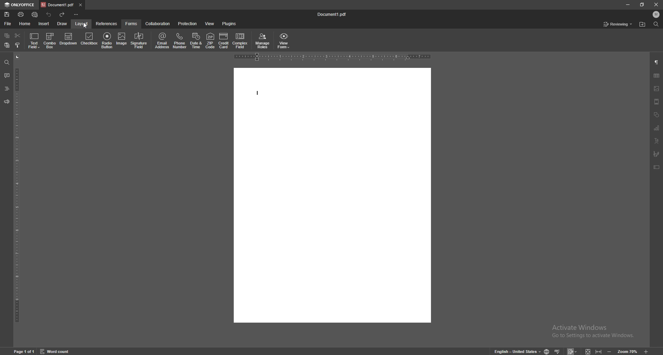 The width and height of the screenshot is (663, 355). What do you see at coordinates (547, 351) in the screenshot?
I see `change doc language` at bounding box center [547, 351].